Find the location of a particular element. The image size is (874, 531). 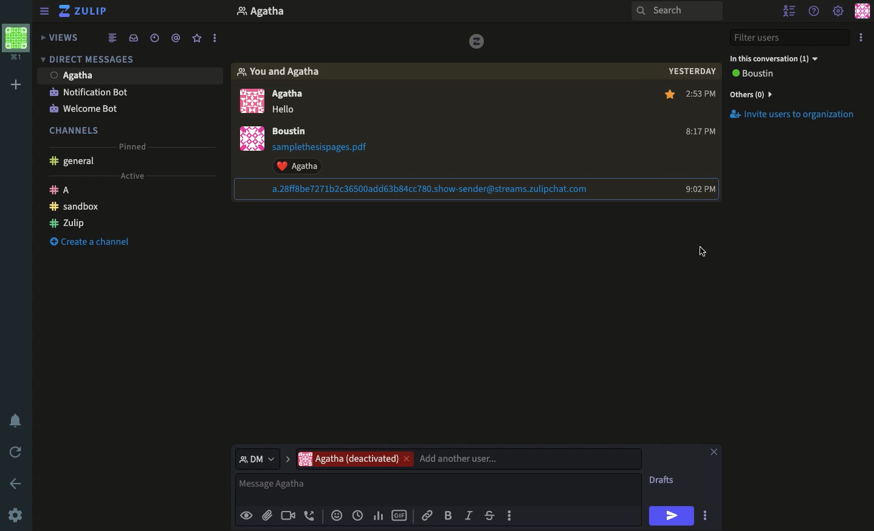

Cursor is located at coordinates (702, 250).